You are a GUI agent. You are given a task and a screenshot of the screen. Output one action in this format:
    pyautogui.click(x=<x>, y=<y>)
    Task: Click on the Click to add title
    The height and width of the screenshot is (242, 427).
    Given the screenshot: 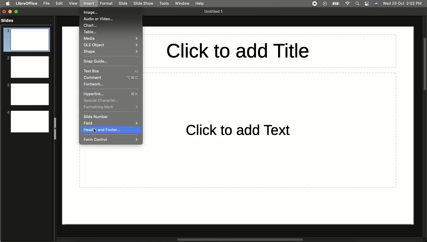 What is the action you would take?
    pyautogui.click(x=270, y=51)
    